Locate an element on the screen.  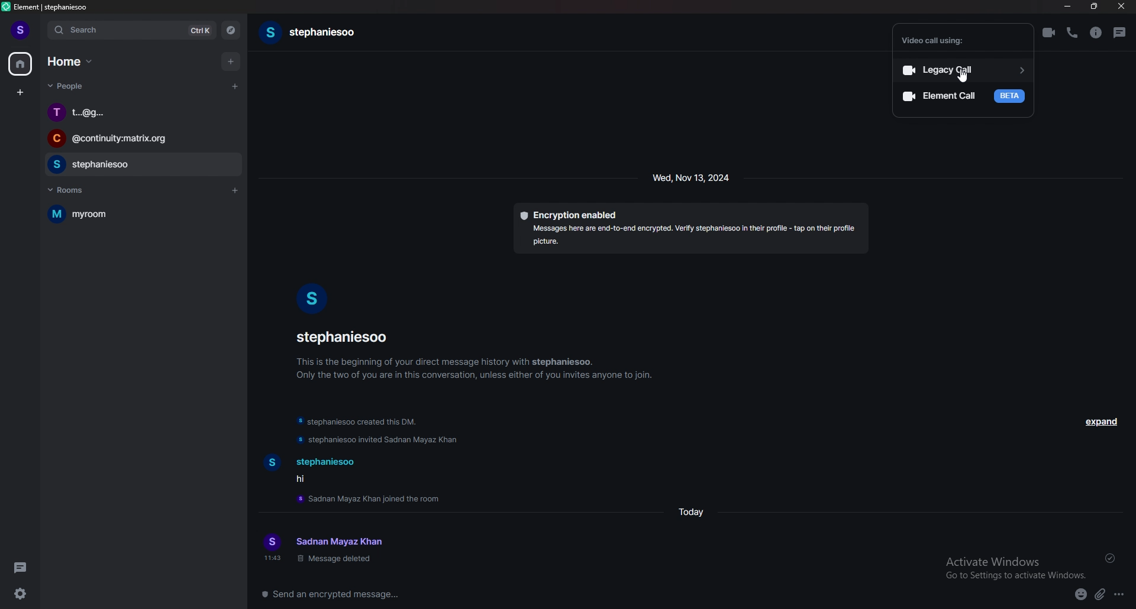
options is located at coordinates (1125, 597).